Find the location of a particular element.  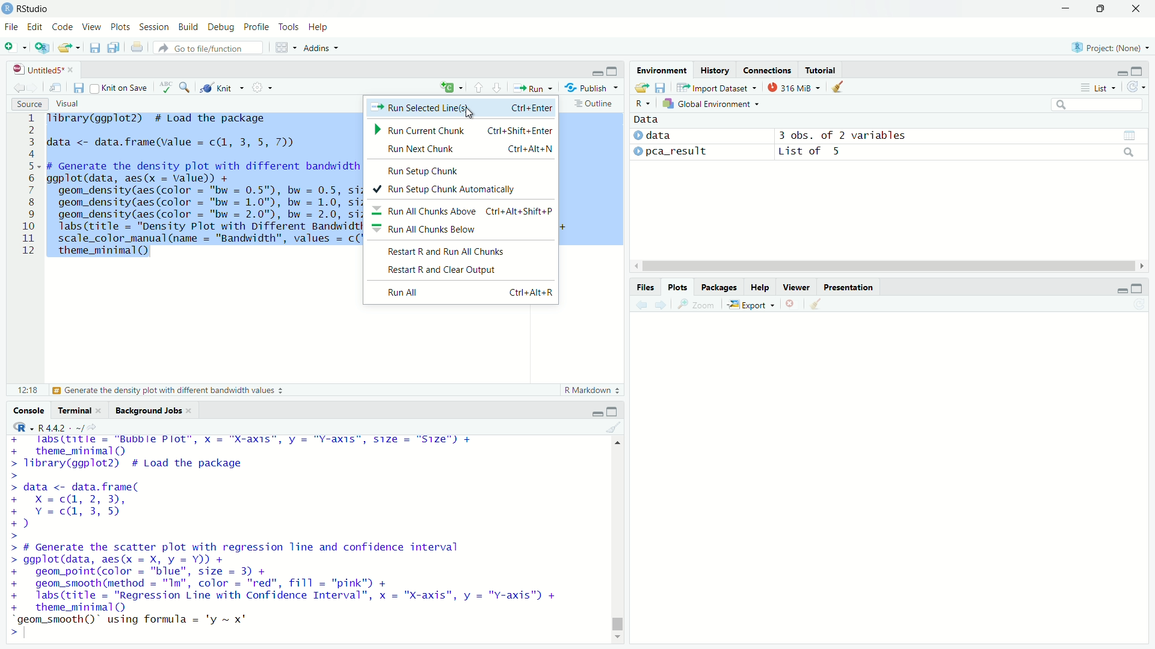

Addins is located at coordinates (321, 48).